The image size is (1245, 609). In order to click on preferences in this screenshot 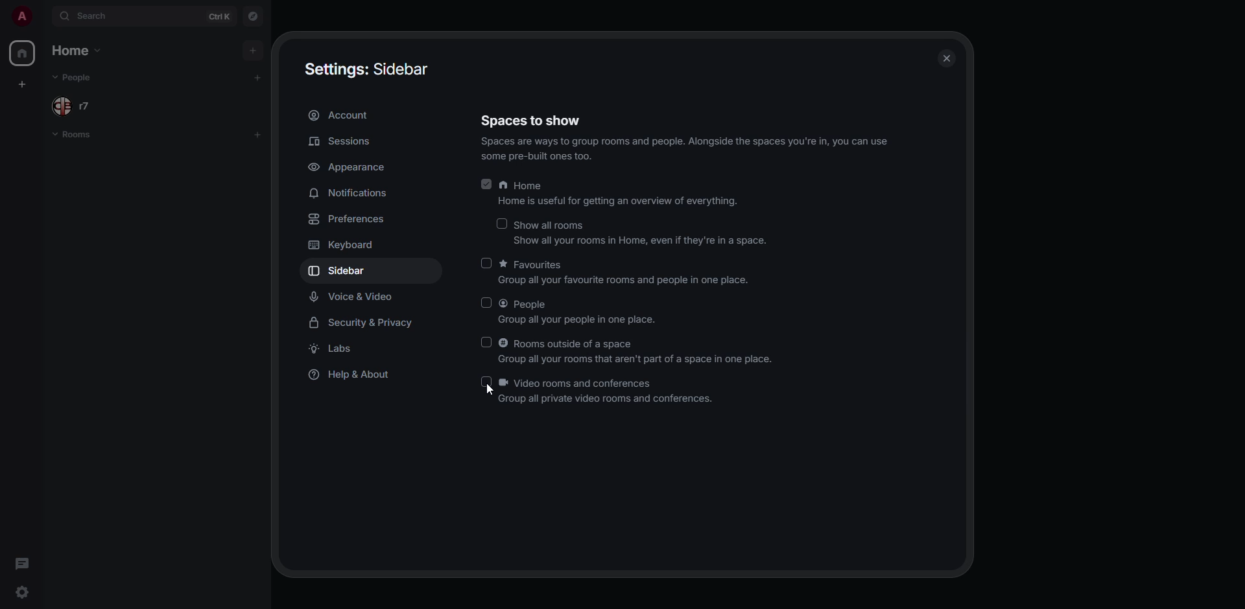, I will do `click(346, 219)`.